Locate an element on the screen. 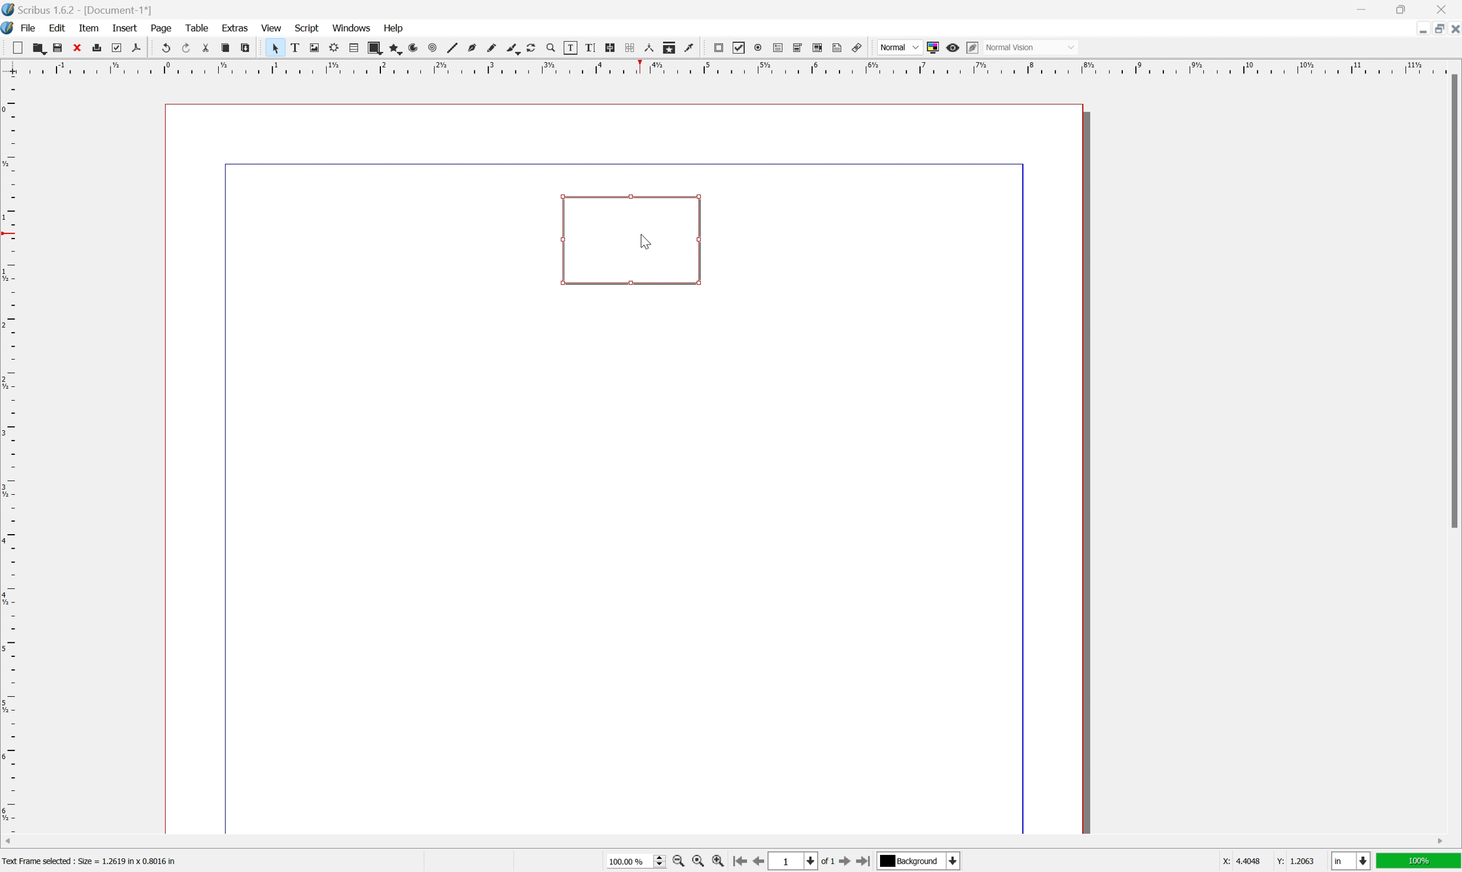 This screenshot has height=872, width=1462. link text frames is located at coordinates (610, 47).